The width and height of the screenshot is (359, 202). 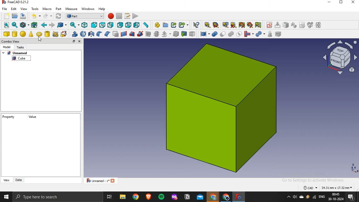 I want to click on wifi, so click(x=315, y=197).